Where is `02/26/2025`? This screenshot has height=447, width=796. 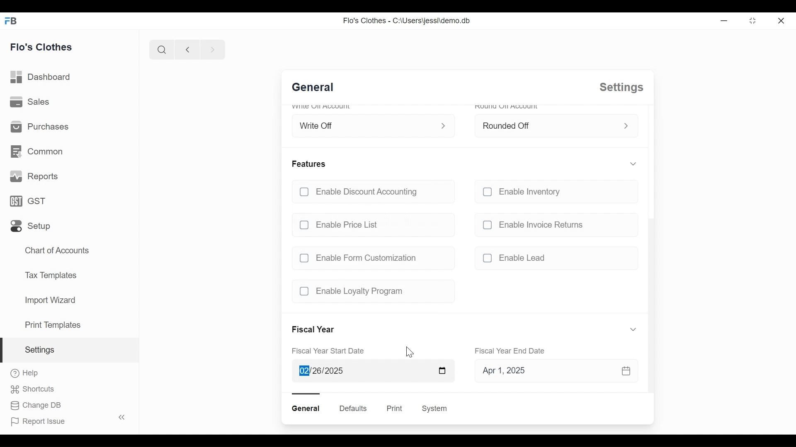 02/26/2025 is located at coordinates (372, 372).